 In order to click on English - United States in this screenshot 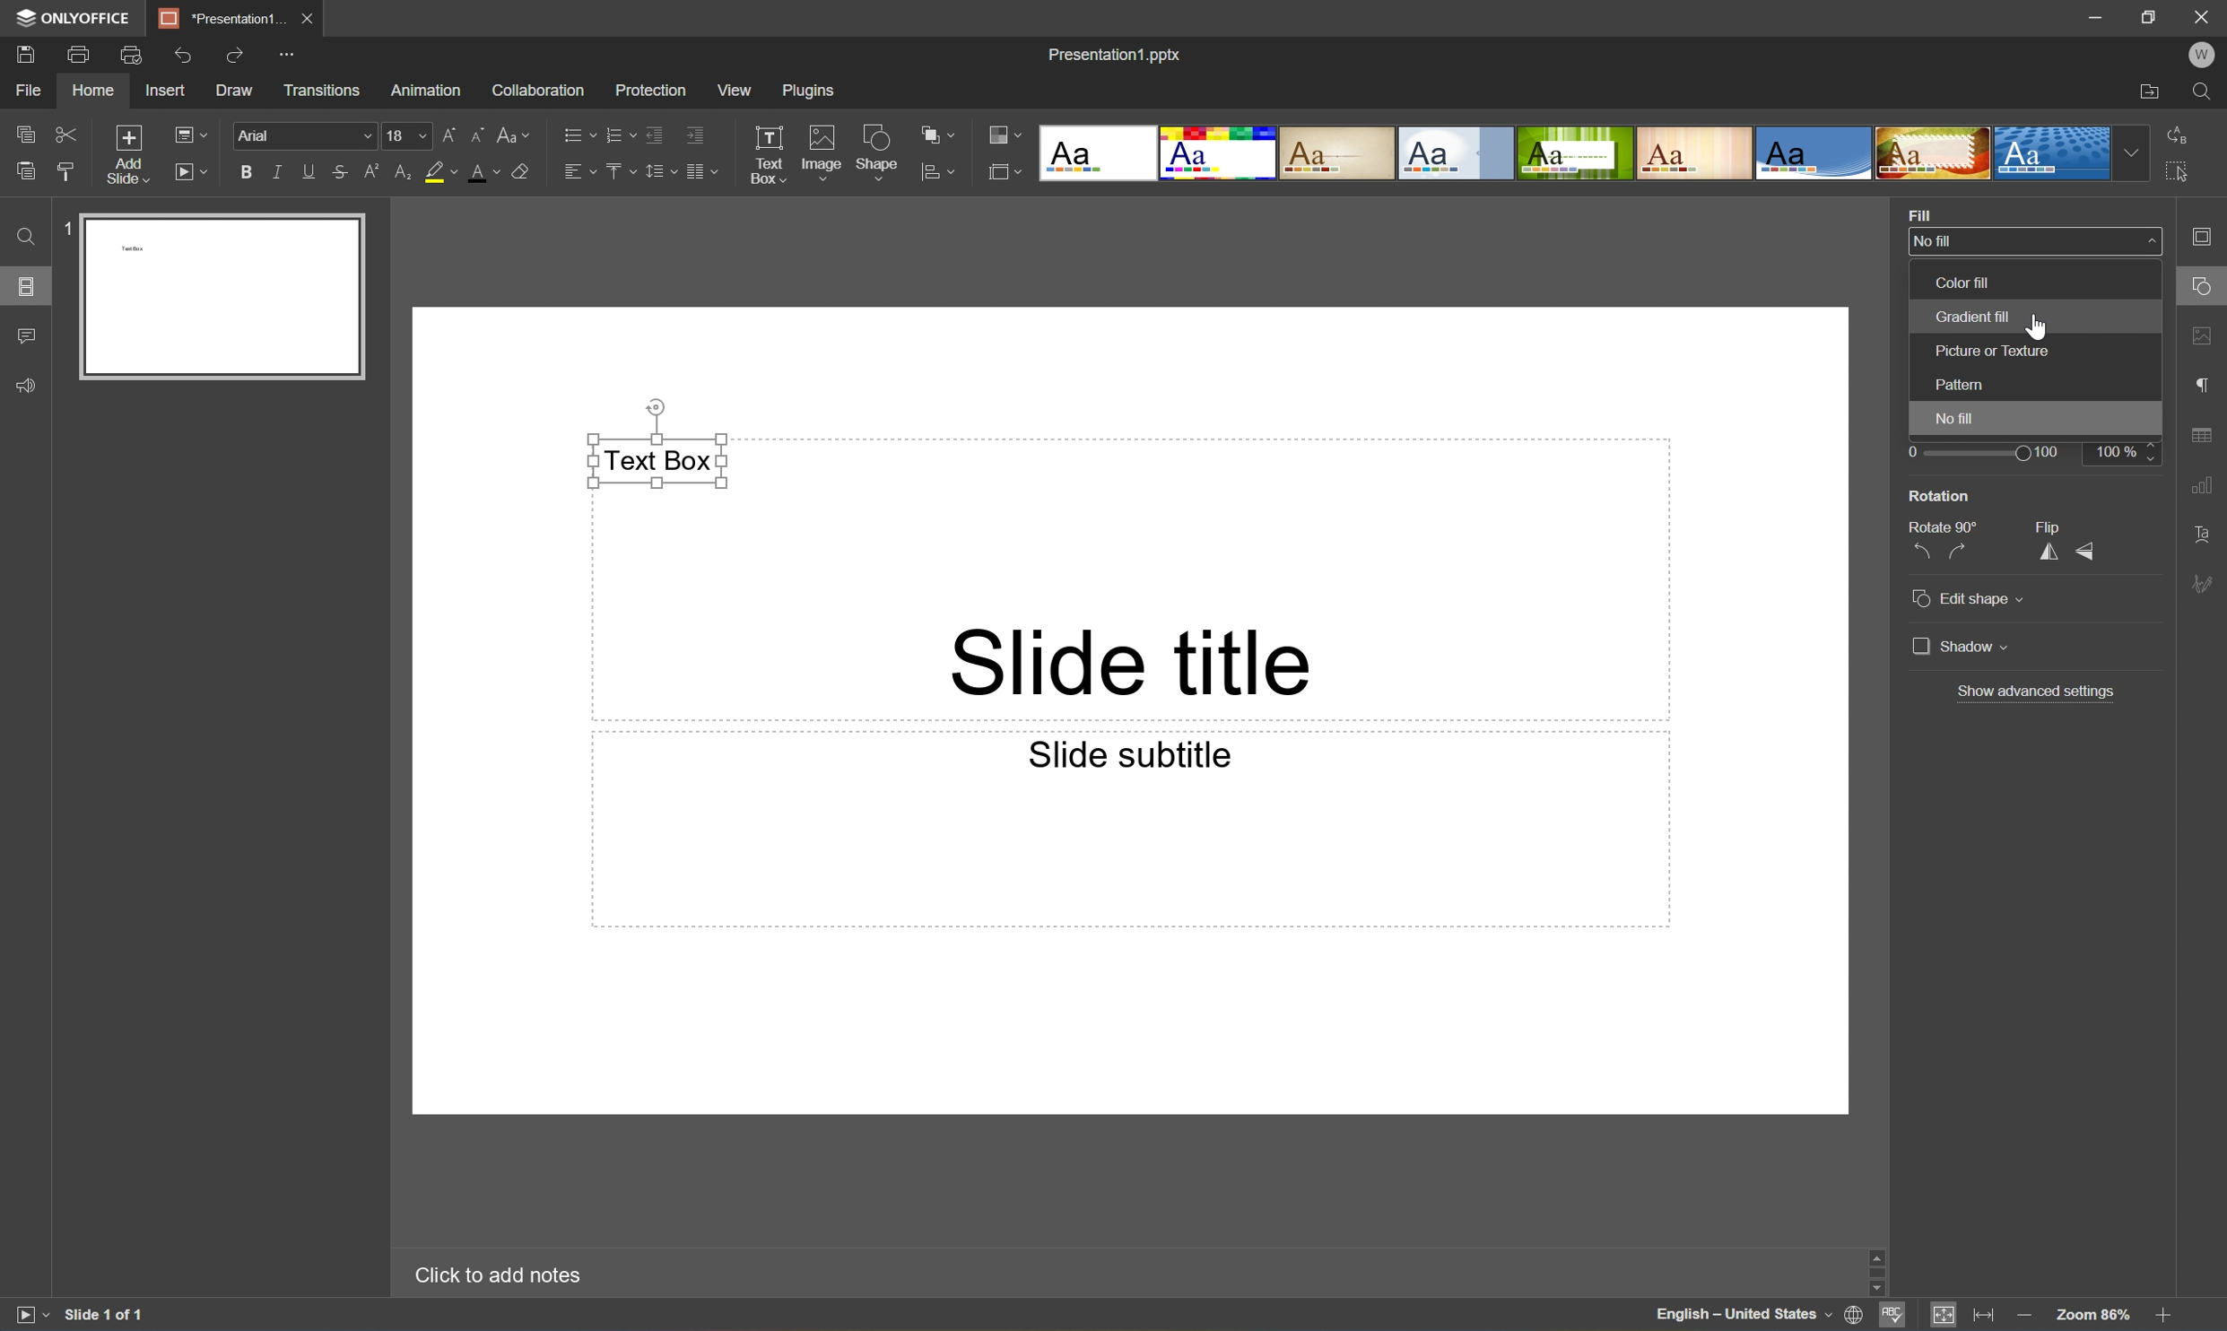, I will do `click(1737, 1316)`.